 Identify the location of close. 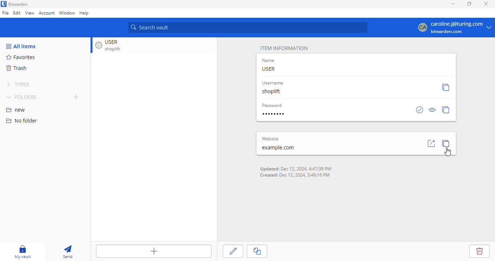
(488, 4).